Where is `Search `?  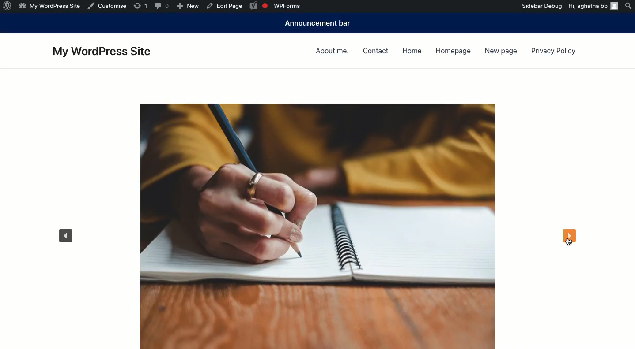
Search  is located at coordinates (629, 5).